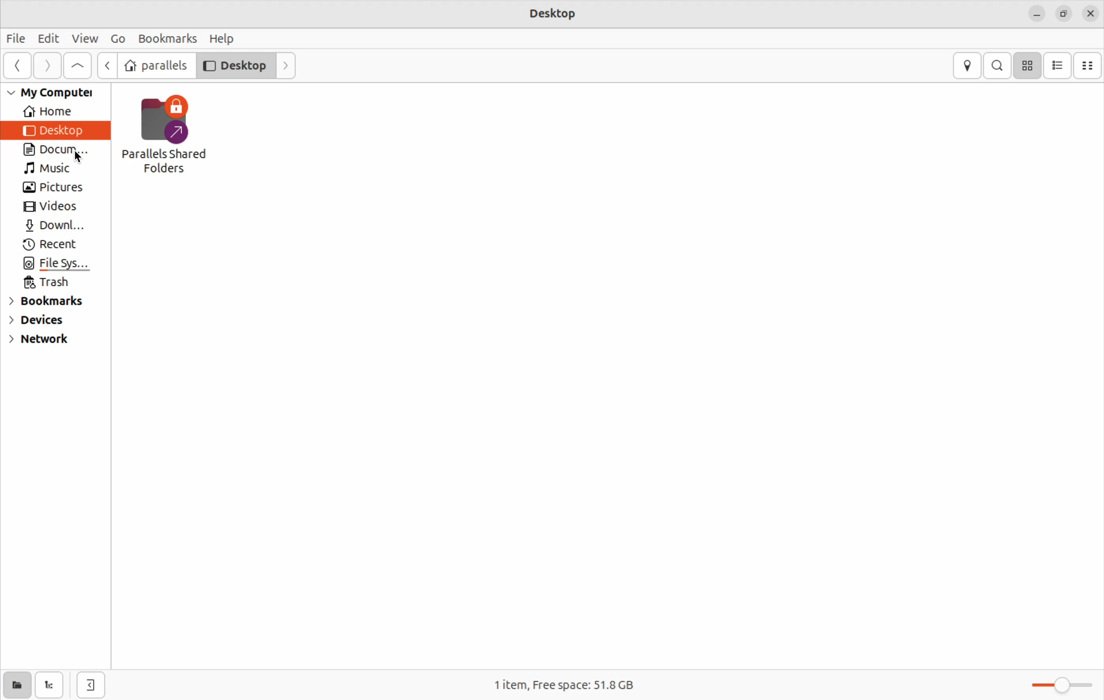 The width and height of the screenshot is (1104, 700). What do you see at coordinates (55, 93) in the screenshot?
I see `My computer` at bounding box center [55, 93].